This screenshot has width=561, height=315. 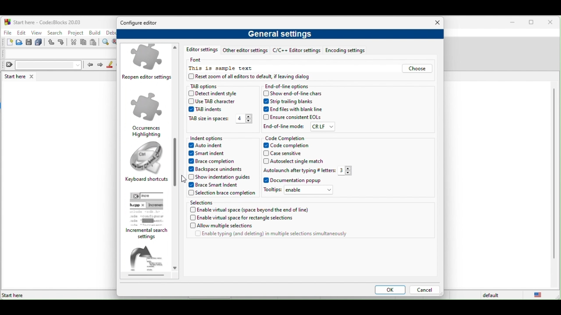 I want to click on ensure consistent eols, so click(x=292, y=117).